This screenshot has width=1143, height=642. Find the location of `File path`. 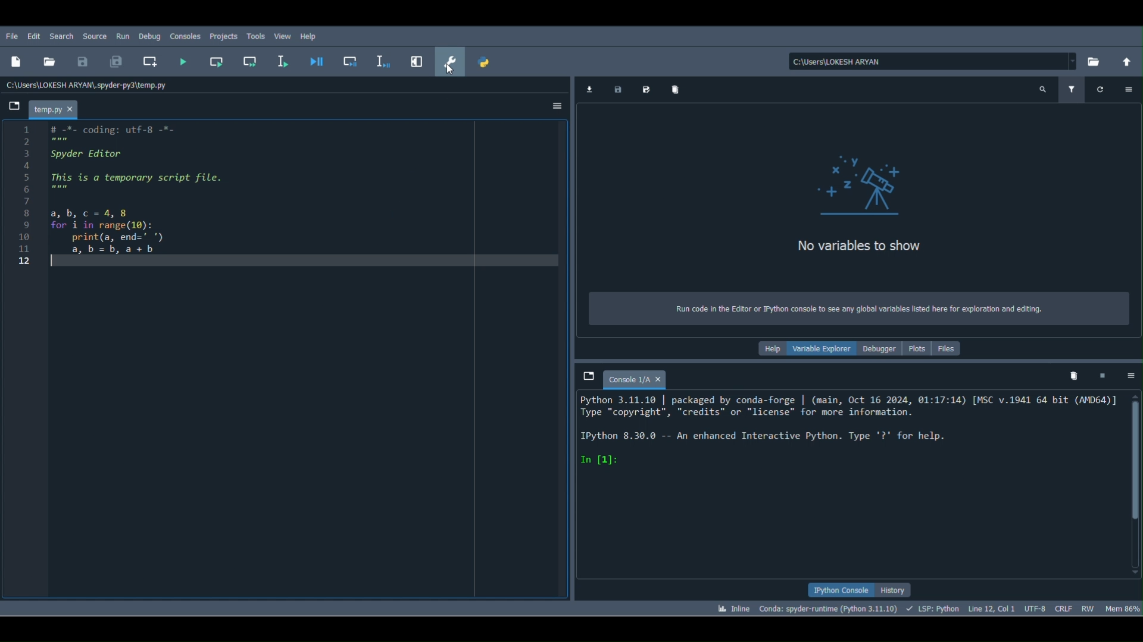

File path is located at coordinates (925, 61).